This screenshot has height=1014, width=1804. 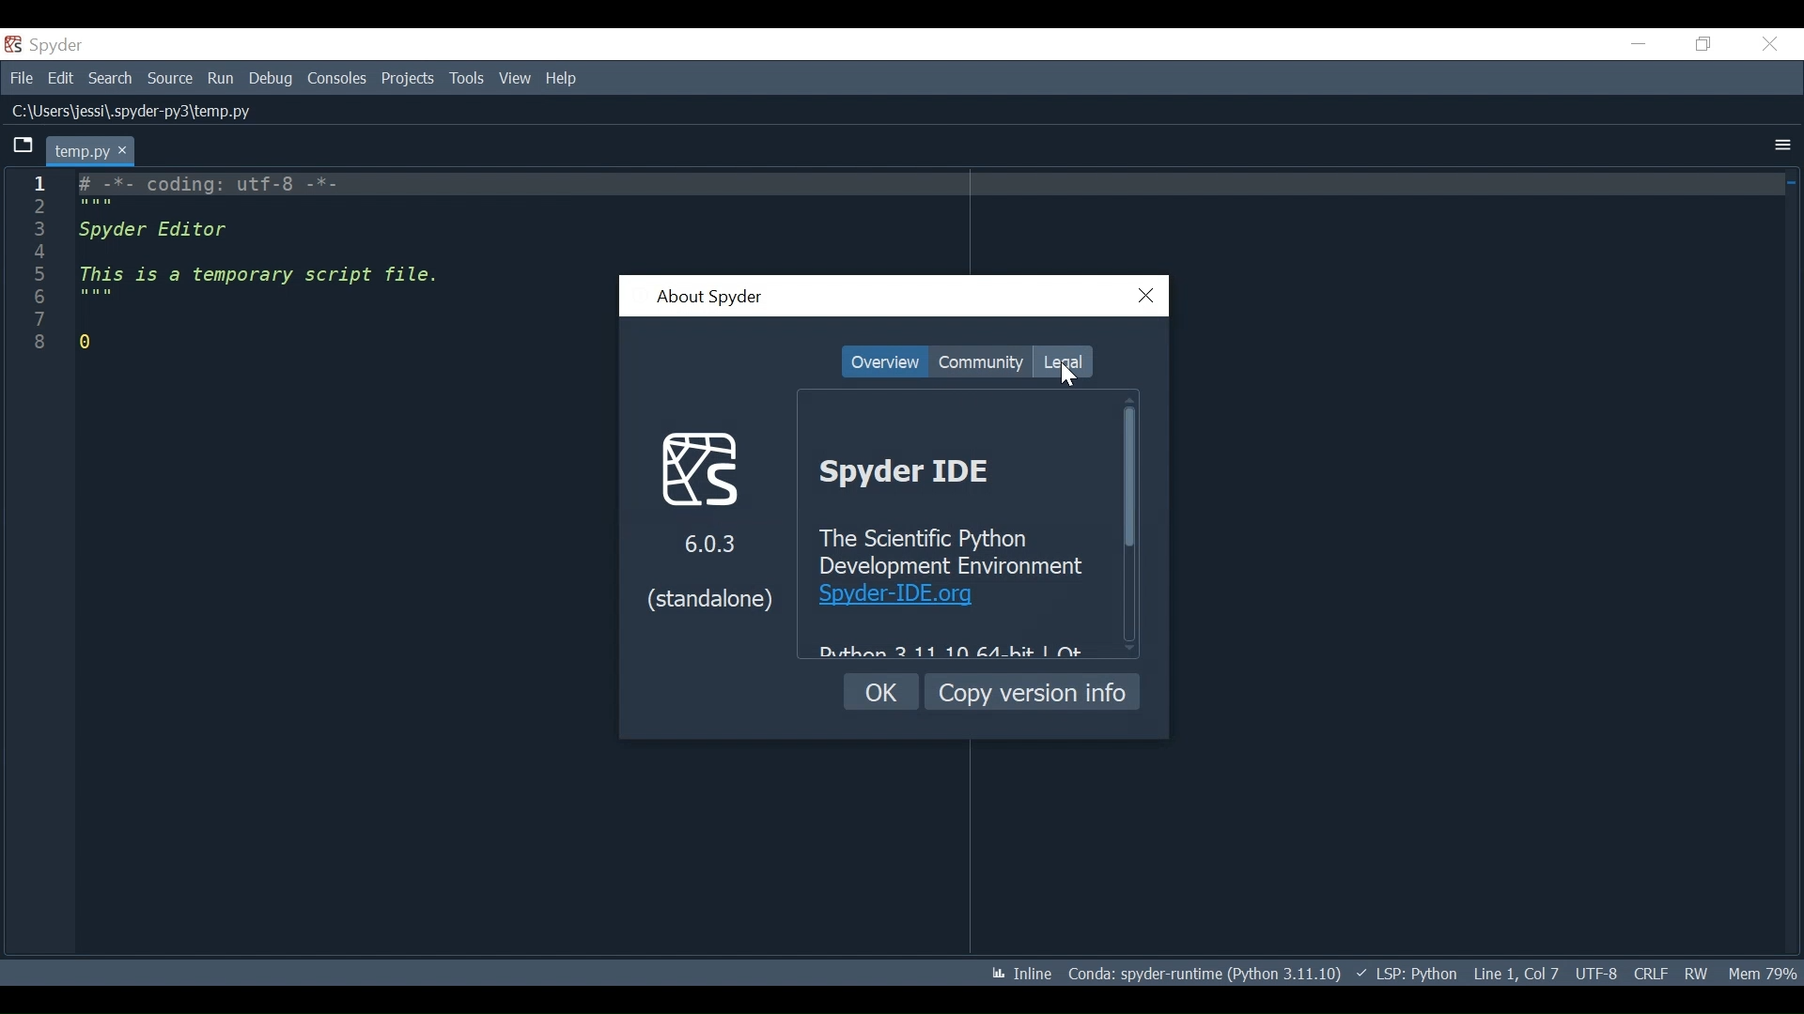 I want to click on CRLF, so click(x=1650, y=973).